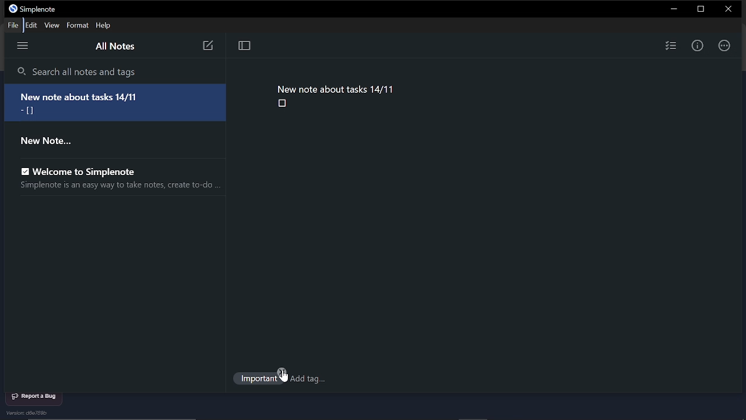  What do you see at coordinates (117, 102) in the screenshot?
I see `New note about tasks 14/11
~[` at bounding box center [117, 102].